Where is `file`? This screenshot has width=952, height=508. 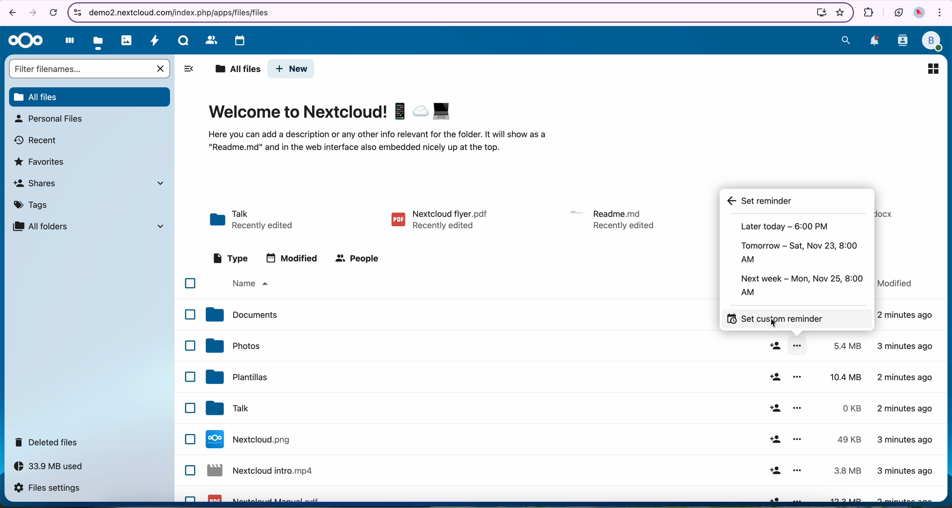 file is located at coordinates (612, 218).